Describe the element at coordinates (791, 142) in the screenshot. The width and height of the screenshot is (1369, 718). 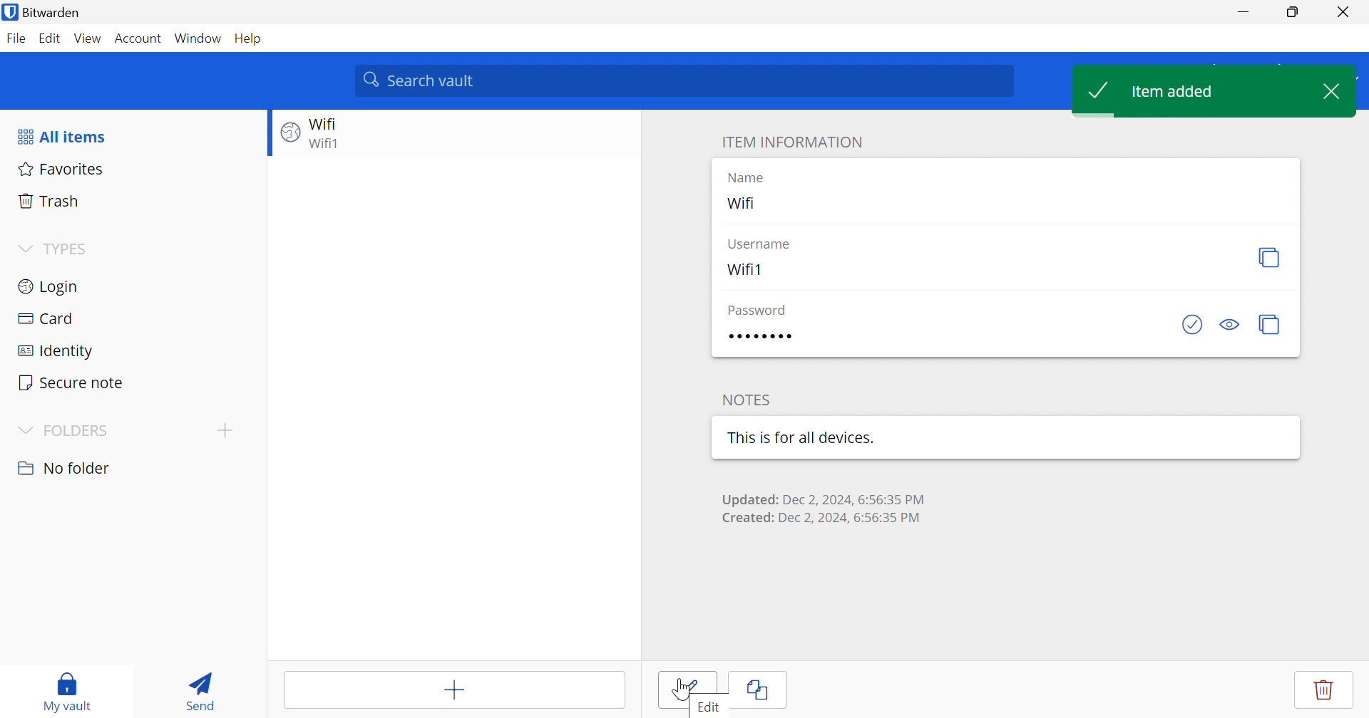
I see `ITEM INFORMATION` at that location.